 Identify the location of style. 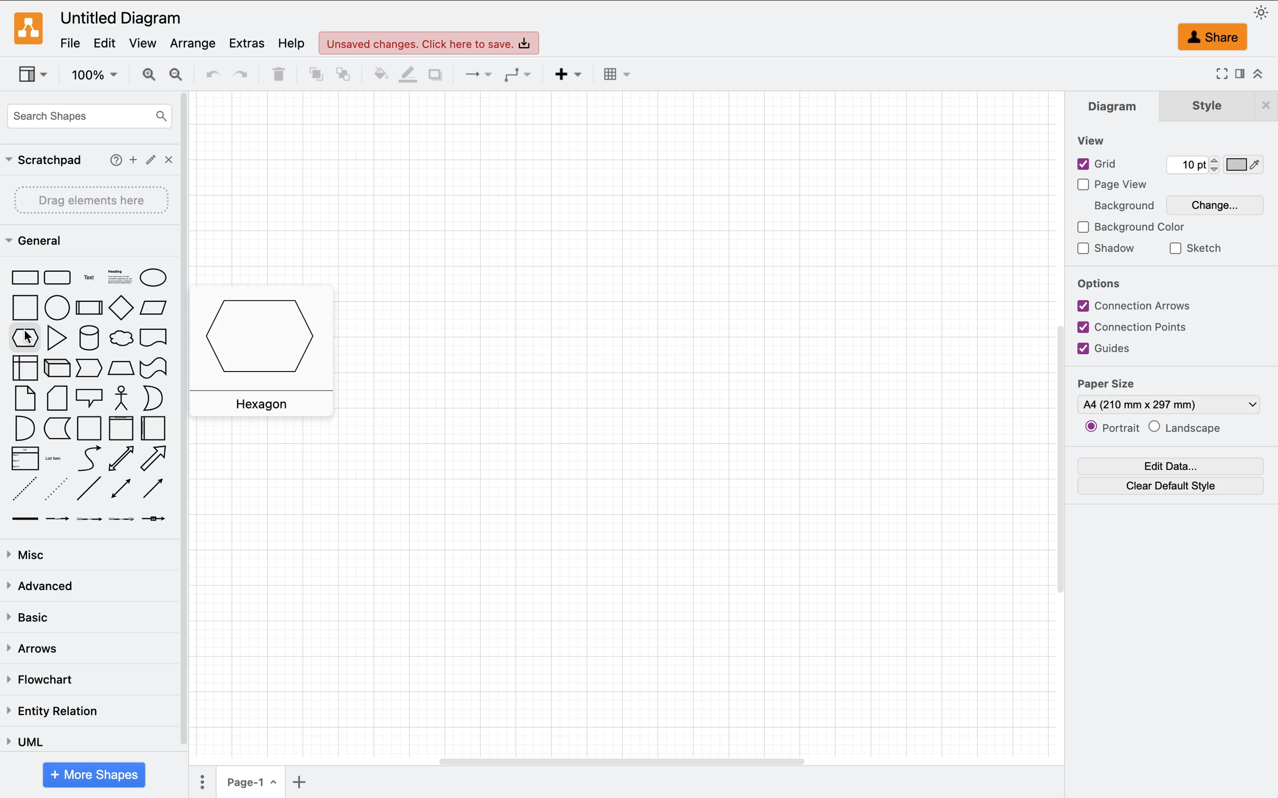
(1204, 105).